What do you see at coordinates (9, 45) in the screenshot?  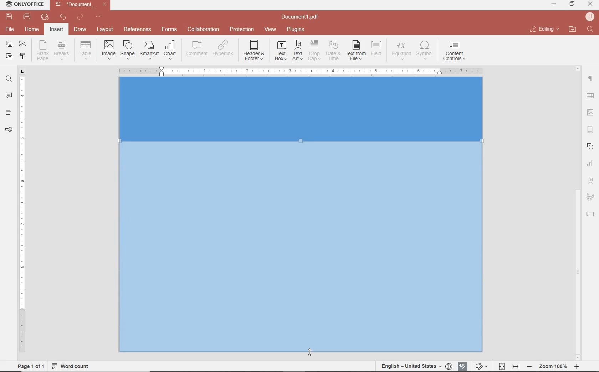 I see `copy` at bounding box center [9, 45].